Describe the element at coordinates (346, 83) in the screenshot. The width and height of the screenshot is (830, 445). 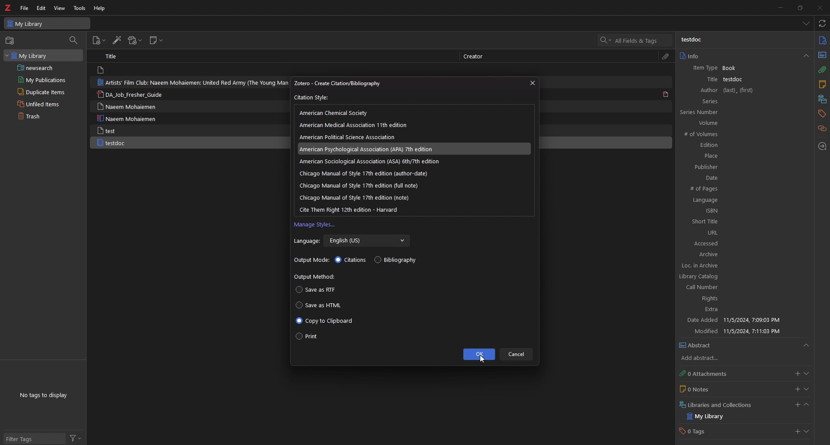
I see `Zotero - Create Citation/Bibliography` at that location.